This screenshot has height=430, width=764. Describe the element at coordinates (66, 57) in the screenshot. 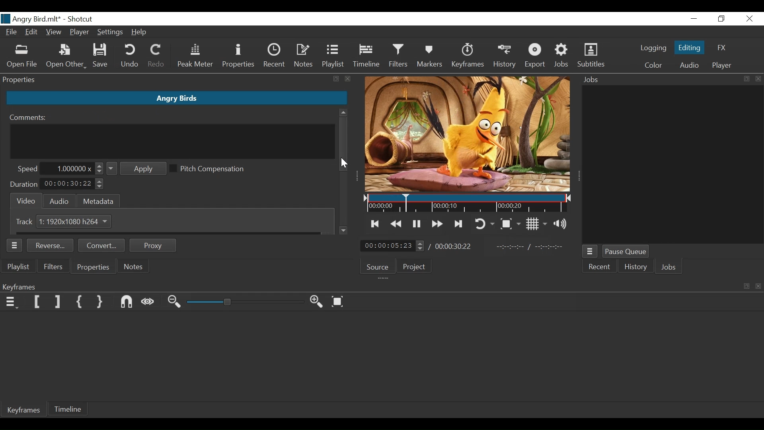

I see `Open Other` at that location.